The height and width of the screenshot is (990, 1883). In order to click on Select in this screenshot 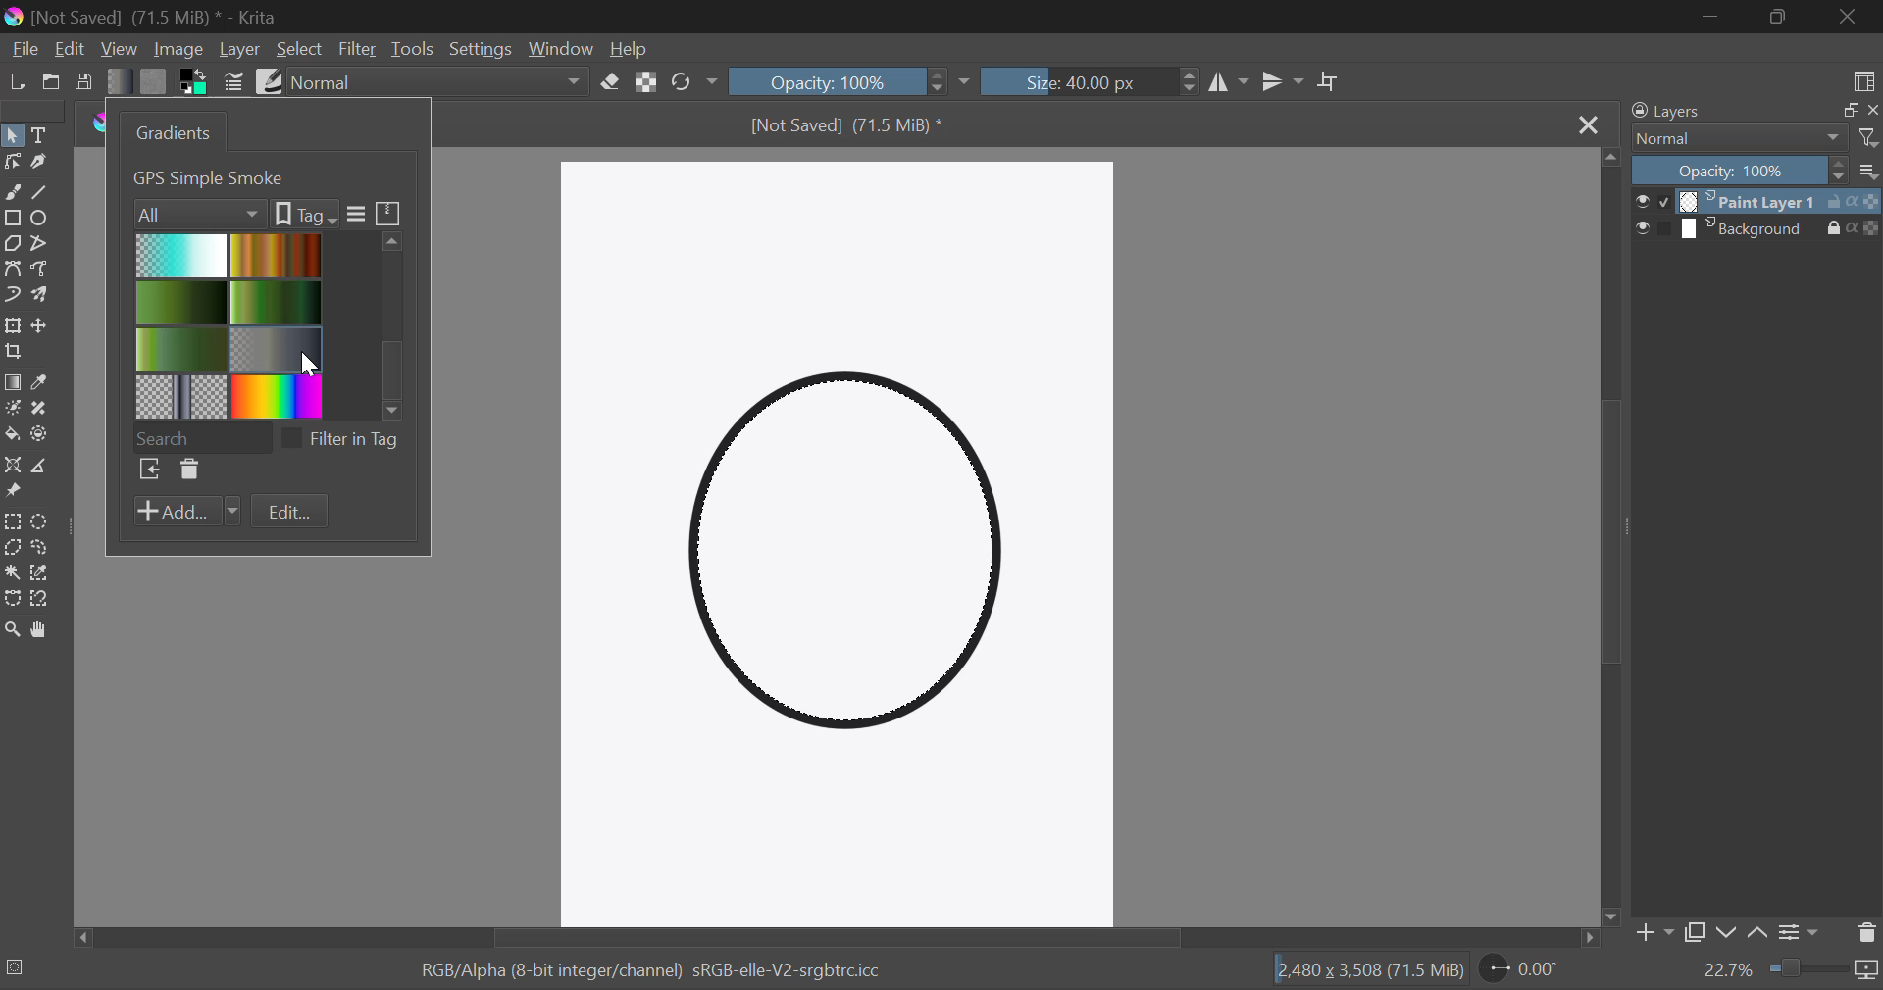, I will do `click(13, 135)`.